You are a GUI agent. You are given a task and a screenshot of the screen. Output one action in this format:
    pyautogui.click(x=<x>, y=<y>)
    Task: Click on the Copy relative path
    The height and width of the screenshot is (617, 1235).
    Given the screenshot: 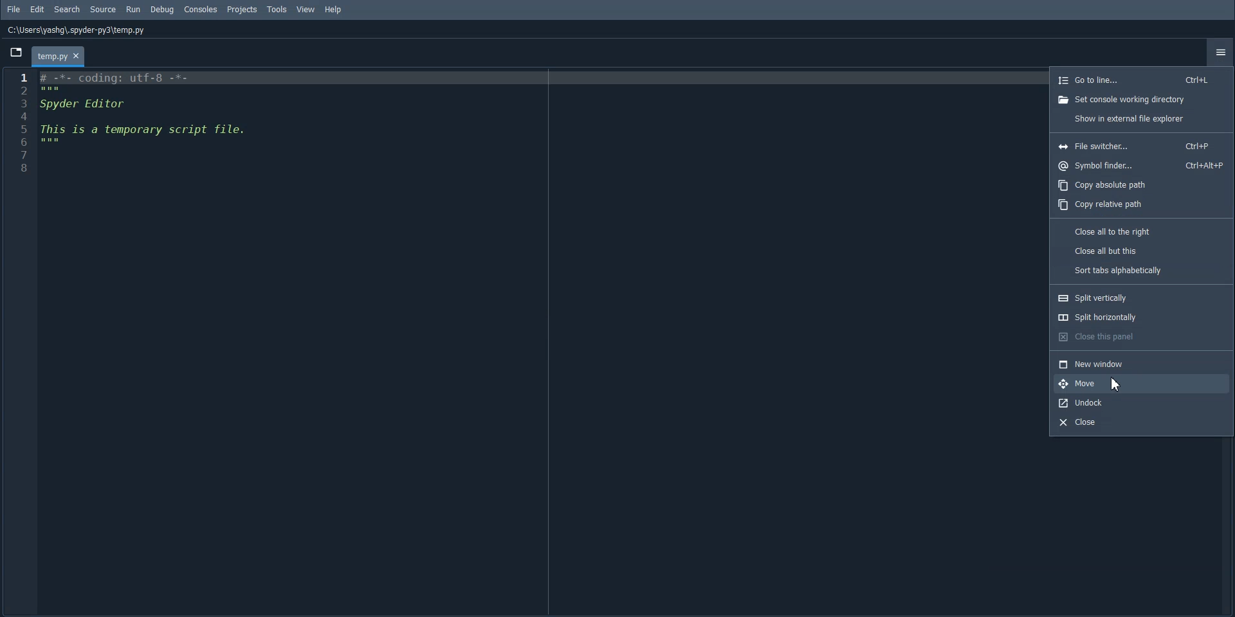 What is the action you would take?
    pyautogui.click(x=1142, y=206)
    